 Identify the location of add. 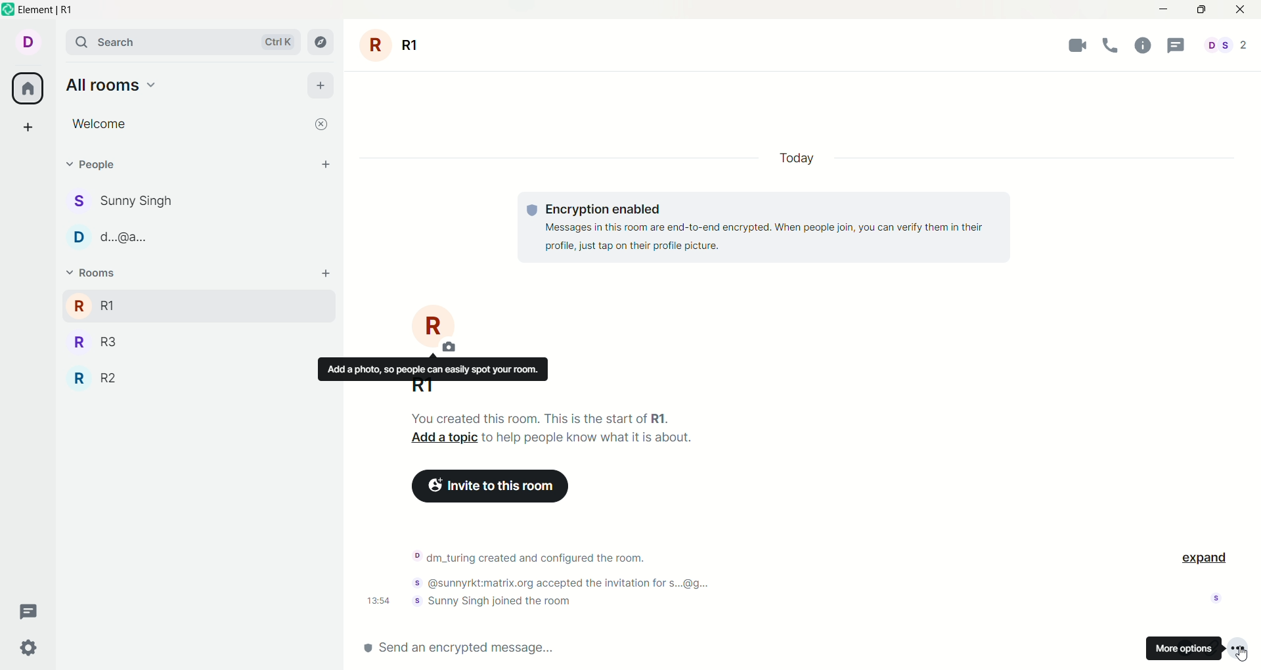
(326, 273).